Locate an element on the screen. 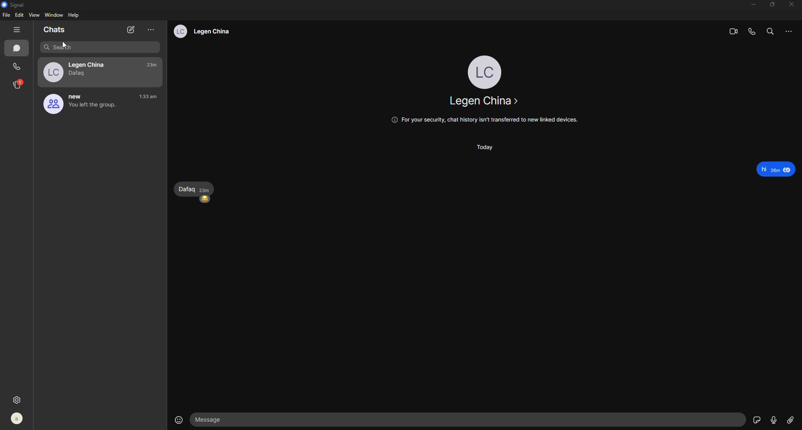 The image size is (802, 430).  you left the group is located at coordinates (96, 107).